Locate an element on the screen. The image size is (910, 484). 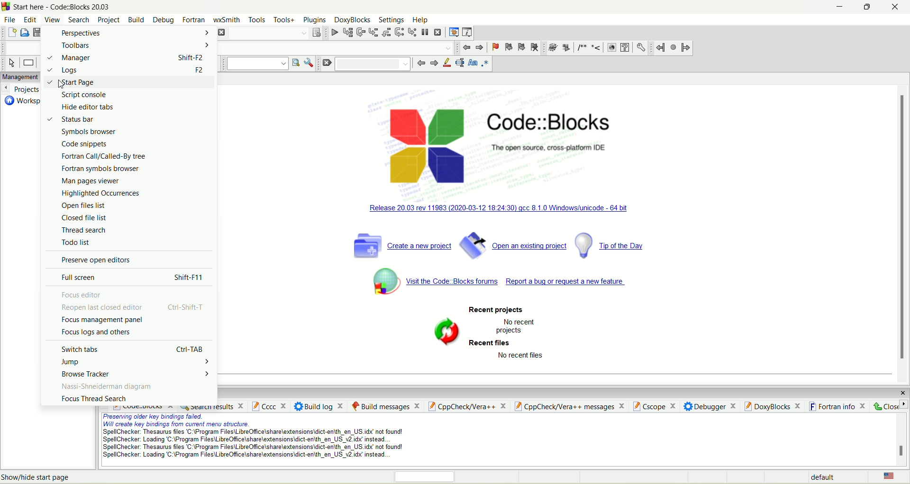
closed file list is located at coordinates (86, 218).